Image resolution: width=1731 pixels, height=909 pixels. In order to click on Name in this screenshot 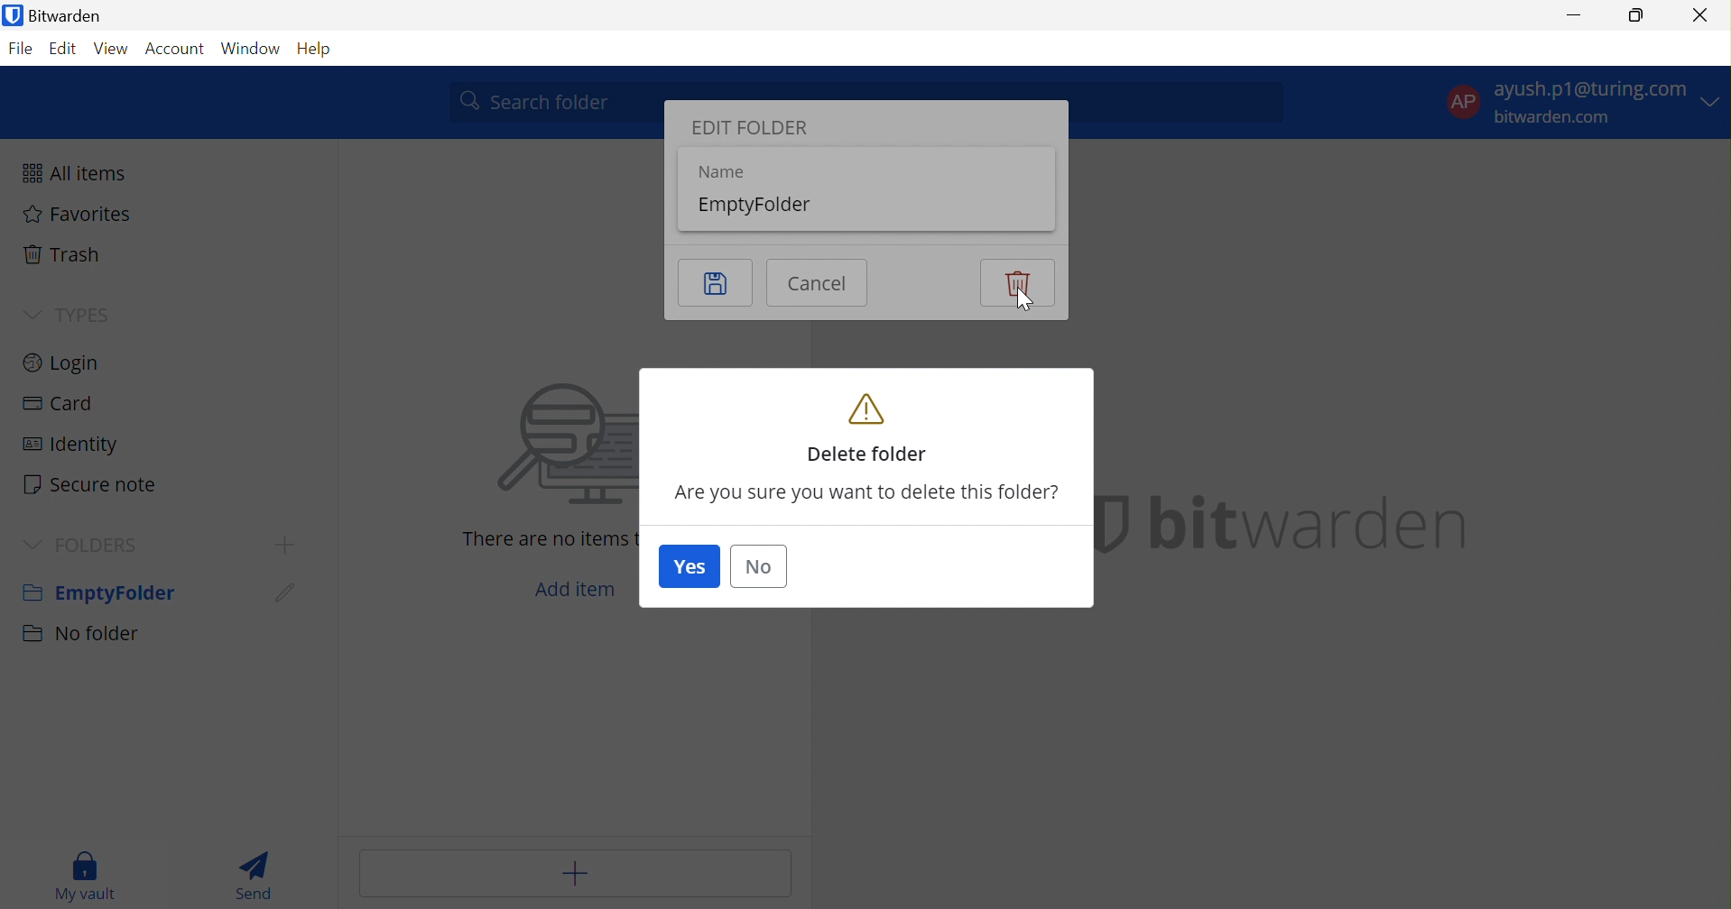, I will do `click(717, 172)`.